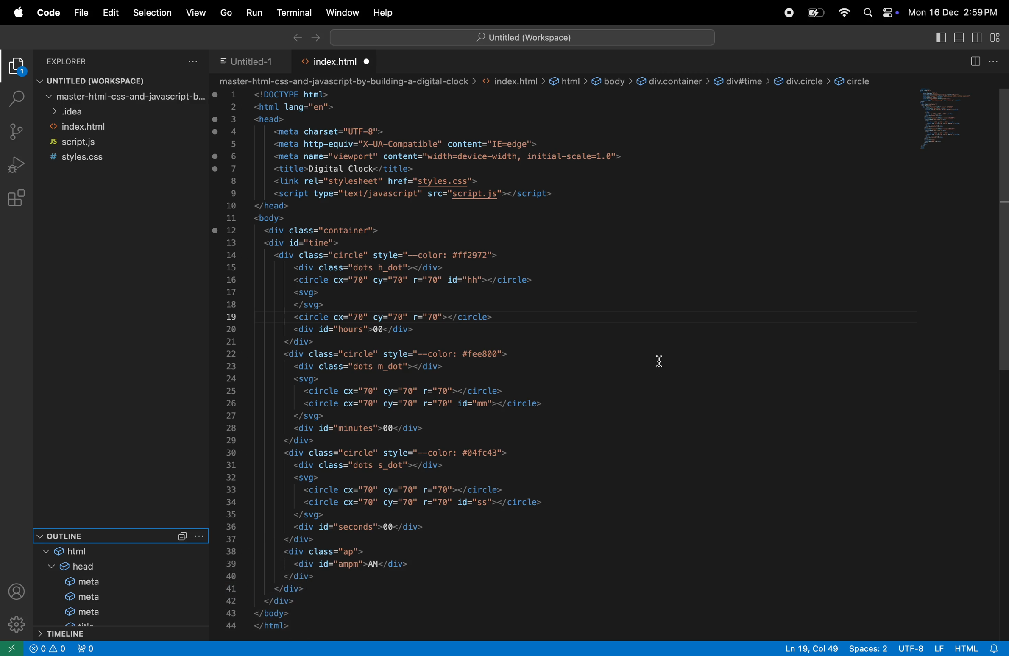  What do you see at coordinates (86, 567) in the screenshot?
I see `head` at bounding box center [86, 567].